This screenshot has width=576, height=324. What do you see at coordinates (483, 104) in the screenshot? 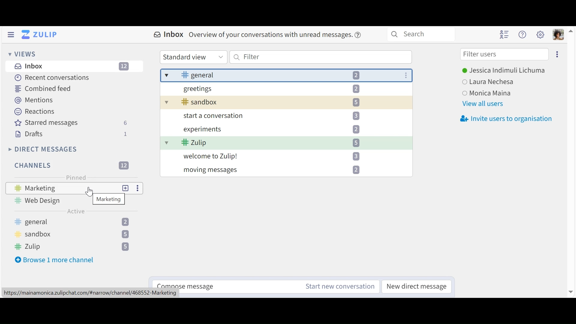
I see `View all users` at bounding box center [483, 104].